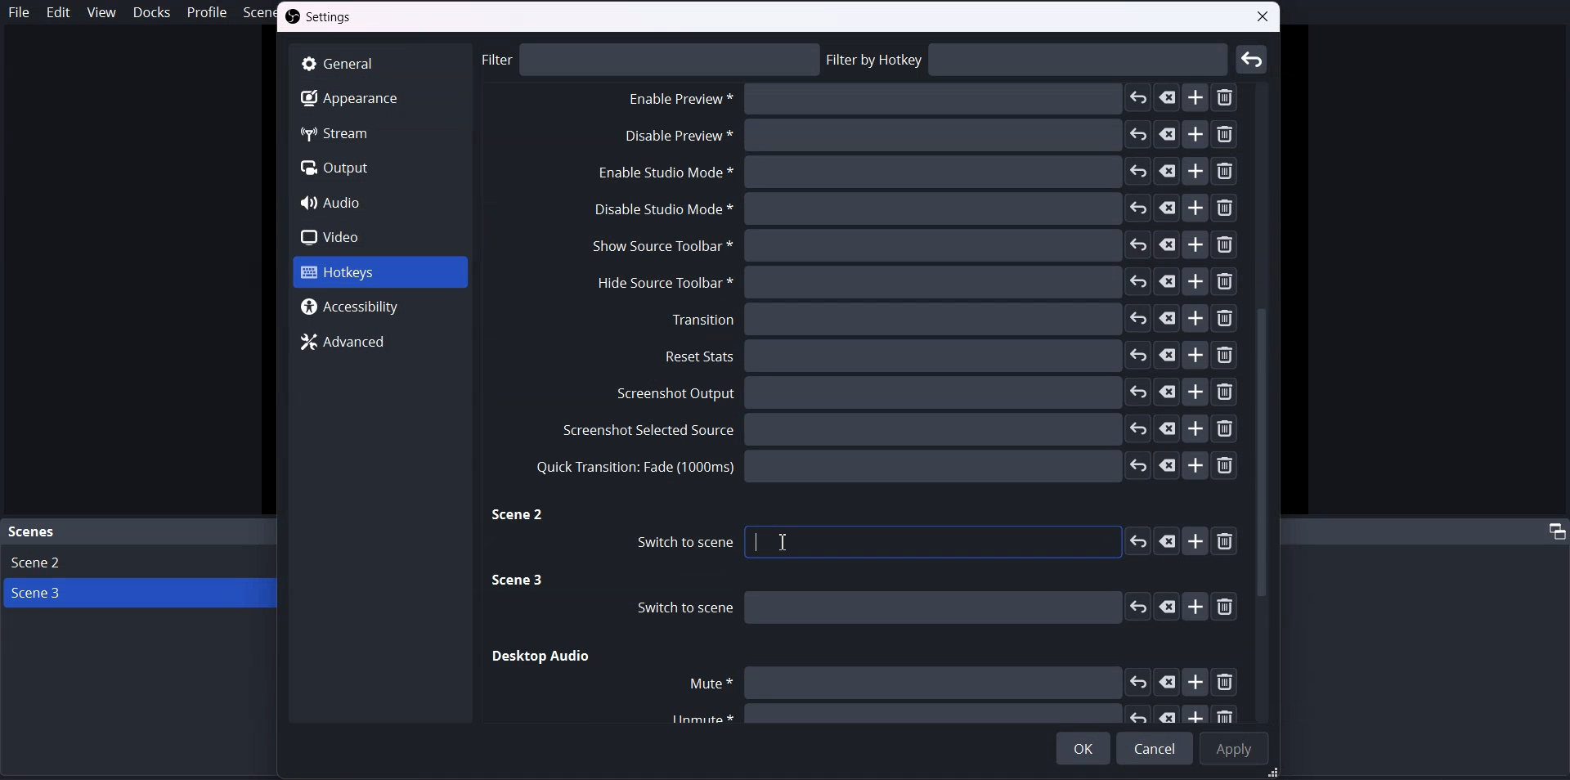  What do you see at coordinates (379, 168) in the screenshot?
I see `Output` at bounding box center [379, 168].